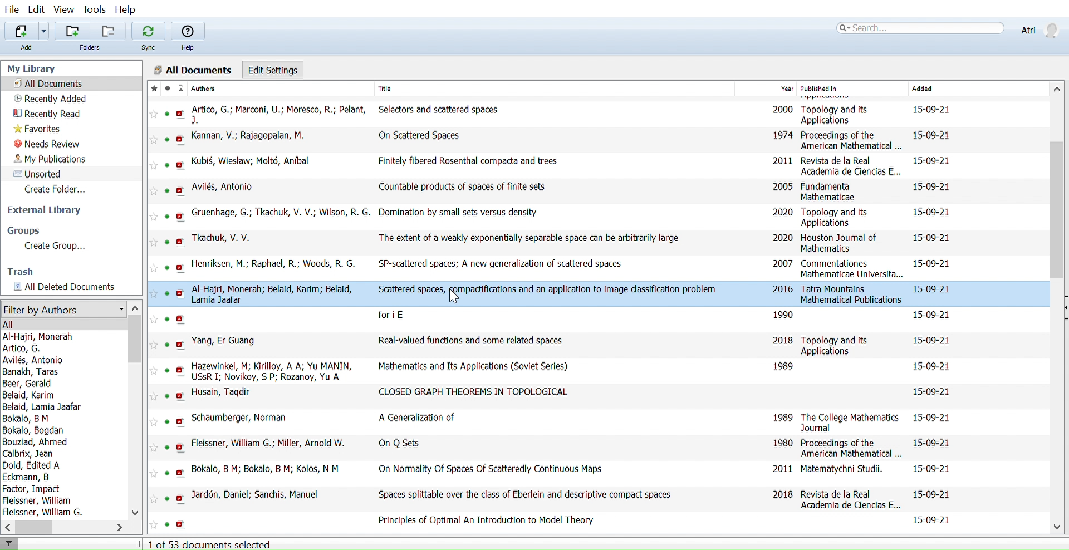 This screenshot has height=550, width=1069. What do you see at coordinates (63, 308) in the screenshot?
I see `Filtering options` at bounding box center [63, 308].